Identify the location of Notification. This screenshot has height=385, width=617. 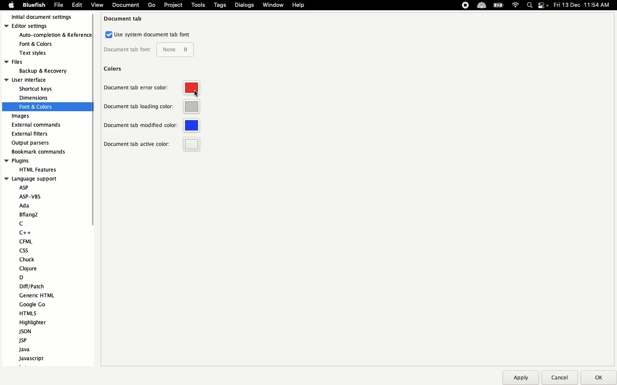
(544, 6).